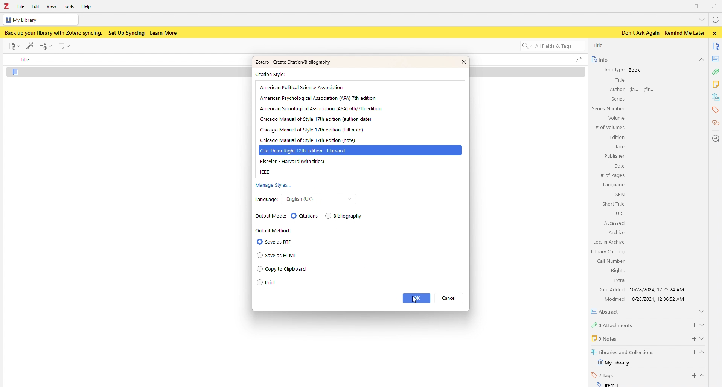 The height and width of the screenshot is (387, 722). I want to click on location, so click(715, 138).